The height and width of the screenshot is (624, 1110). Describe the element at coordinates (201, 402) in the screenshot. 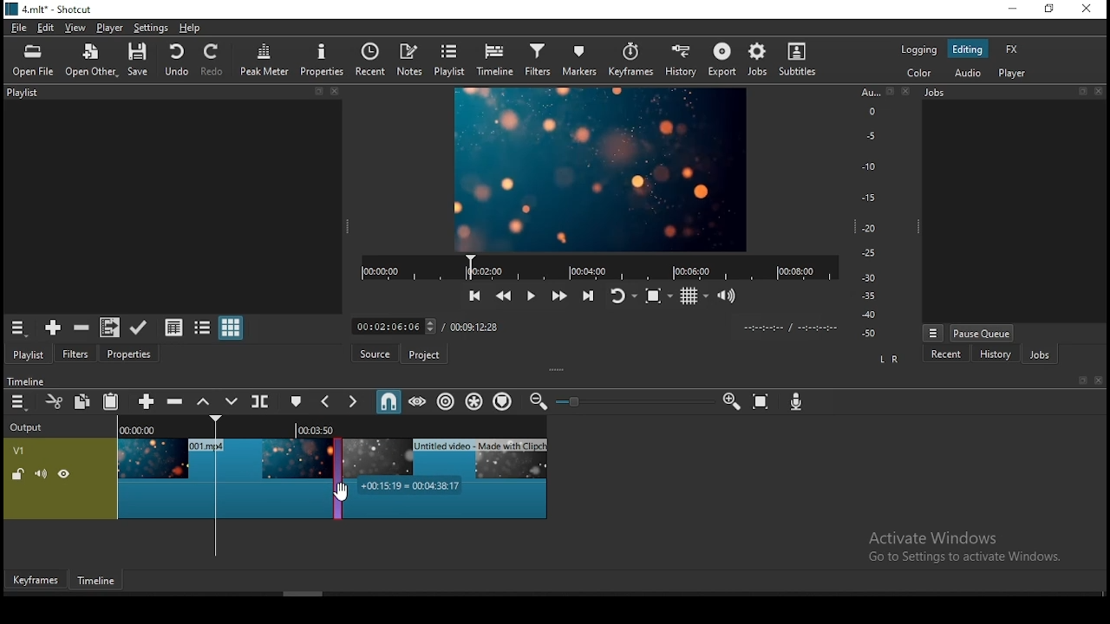

I see `lift` at that location.